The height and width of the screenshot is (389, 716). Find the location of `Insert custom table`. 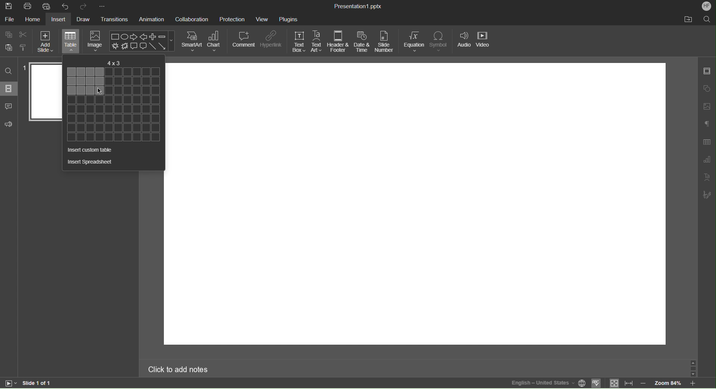

Insert custom table is located at coordinates (88, 151).